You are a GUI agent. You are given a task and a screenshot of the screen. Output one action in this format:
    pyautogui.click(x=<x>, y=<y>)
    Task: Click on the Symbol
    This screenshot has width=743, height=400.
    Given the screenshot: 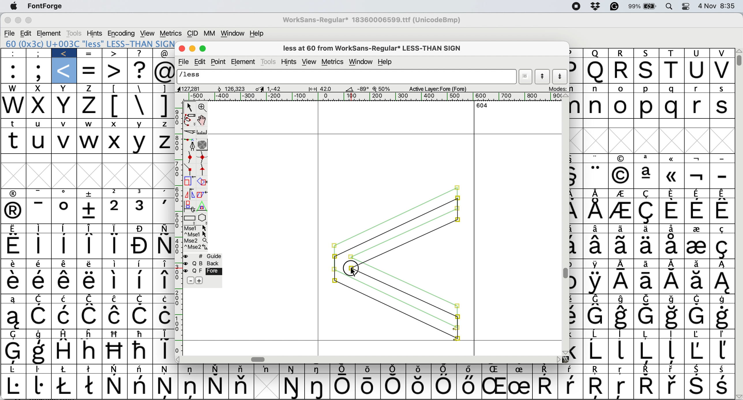 What is the action you would take?
    pyautogui.click(x=88, y=211)
    